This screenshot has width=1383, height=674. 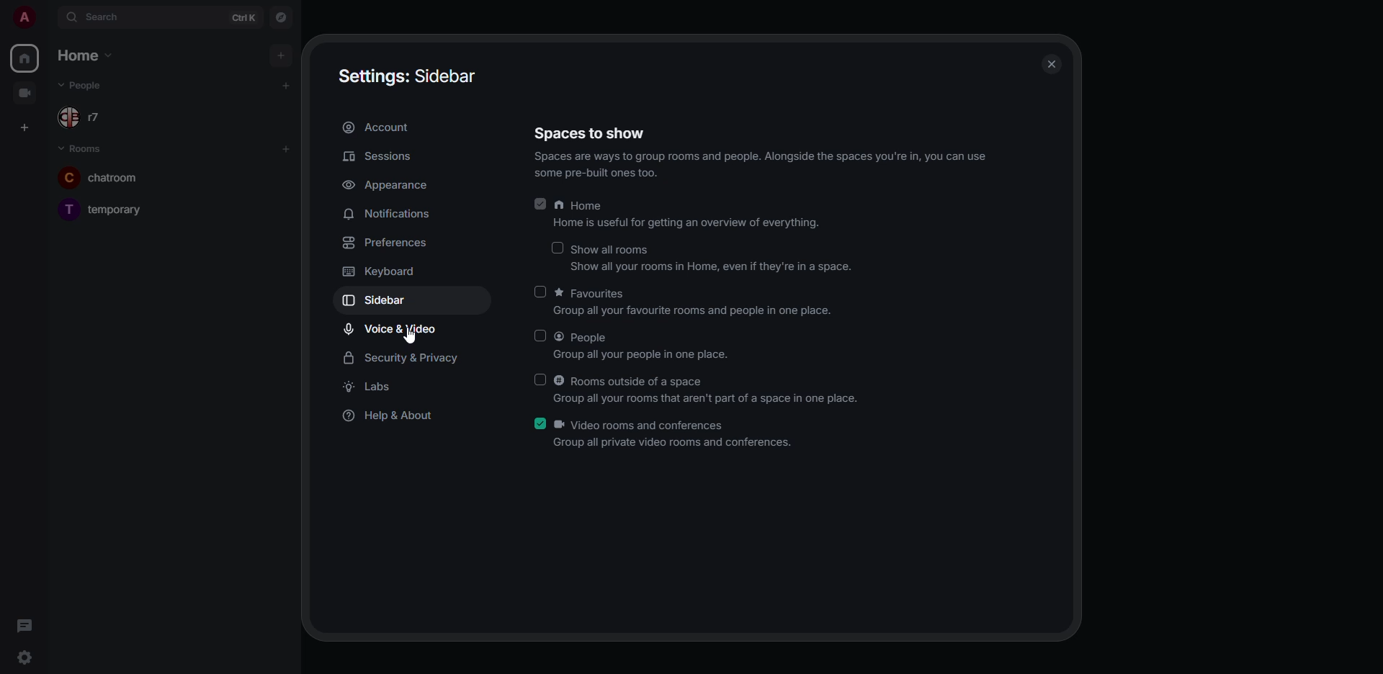 I want to click on show all rooms, so click(x=712, y=259).